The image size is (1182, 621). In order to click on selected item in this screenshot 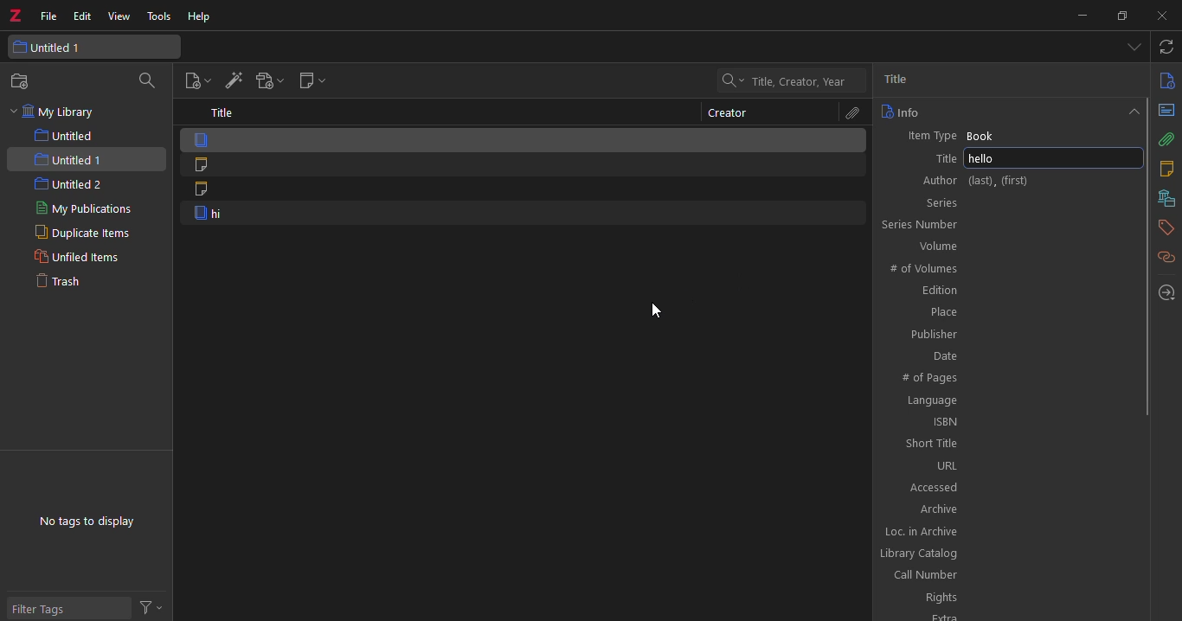, I will do `click(524, 139)`.